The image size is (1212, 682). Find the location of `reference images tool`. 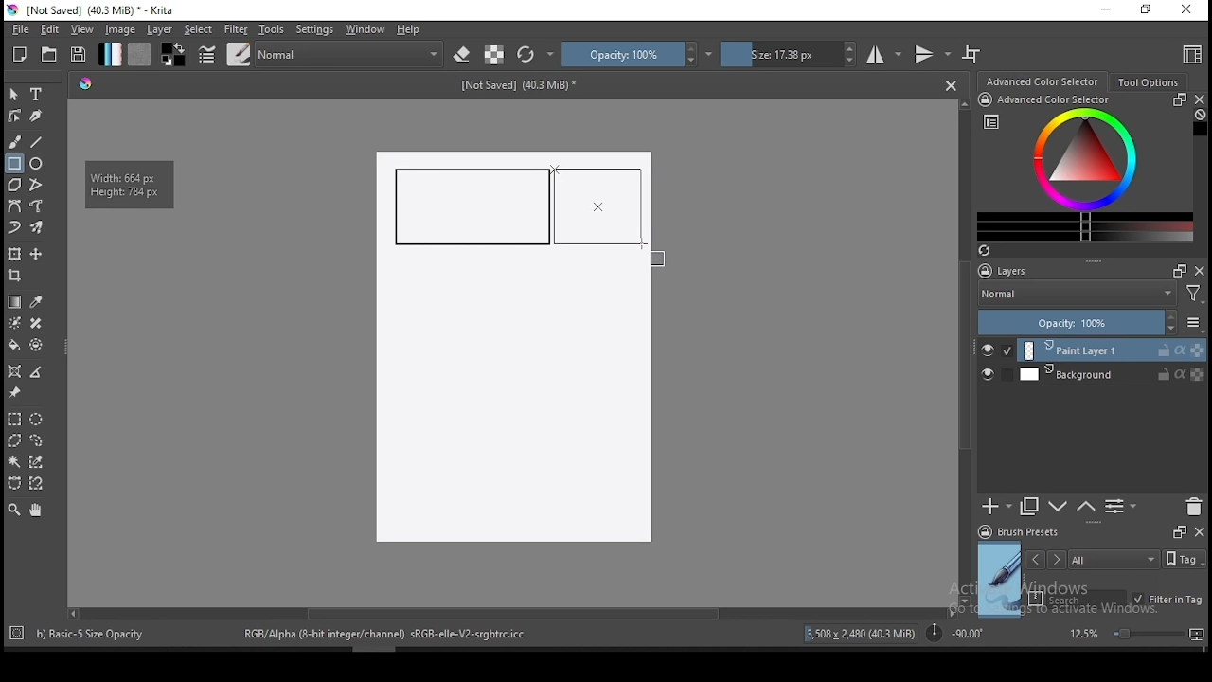

reference images tool is located at coordinates (13, 393).